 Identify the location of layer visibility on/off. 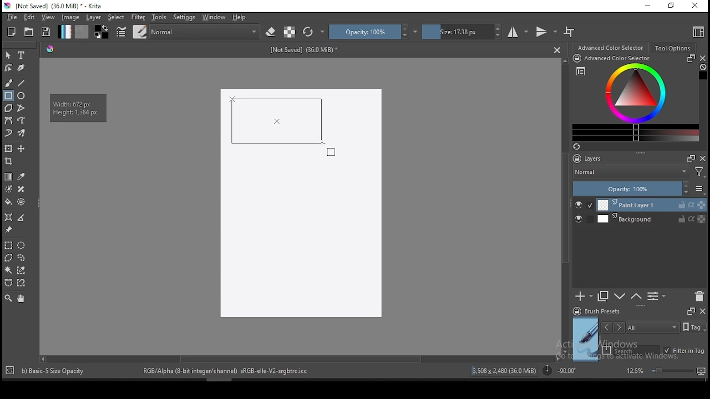
(581, 220).